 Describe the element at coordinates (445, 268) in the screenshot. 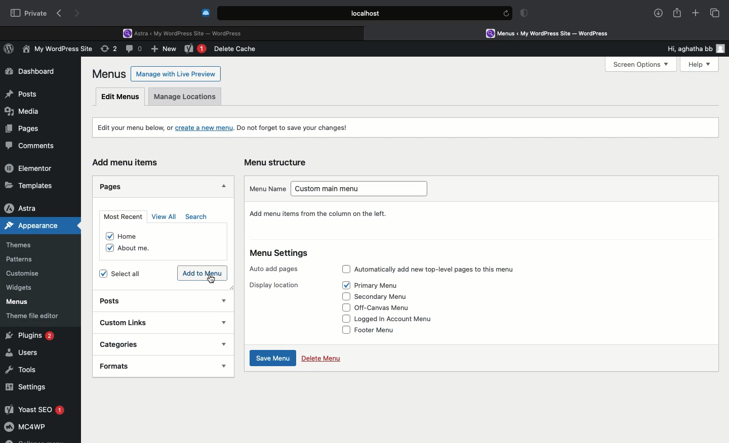

I see `Automatically add new top-level pages to this menu` at that location.